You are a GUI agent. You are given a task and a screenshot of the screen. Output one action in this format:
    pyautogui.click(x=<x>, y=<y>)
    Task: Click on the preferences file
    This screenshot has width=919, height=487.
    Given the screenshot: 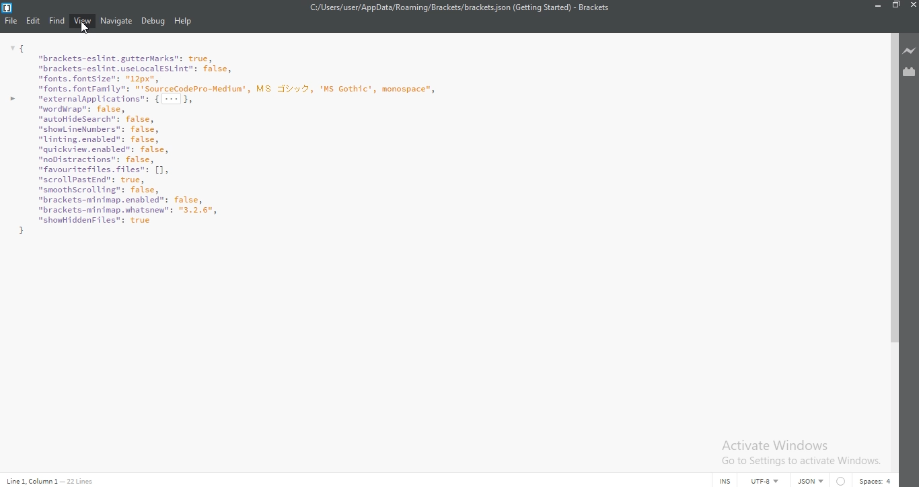 What is the action you would take?
    pyautogui.click(x=231, y=149)
    